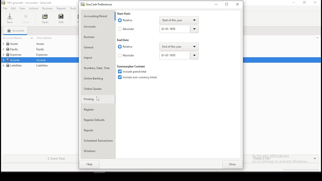 The image size is (322, 181). Describe the element at coordinates (94, 26) in the screenshot. I see `accounts` at that location.